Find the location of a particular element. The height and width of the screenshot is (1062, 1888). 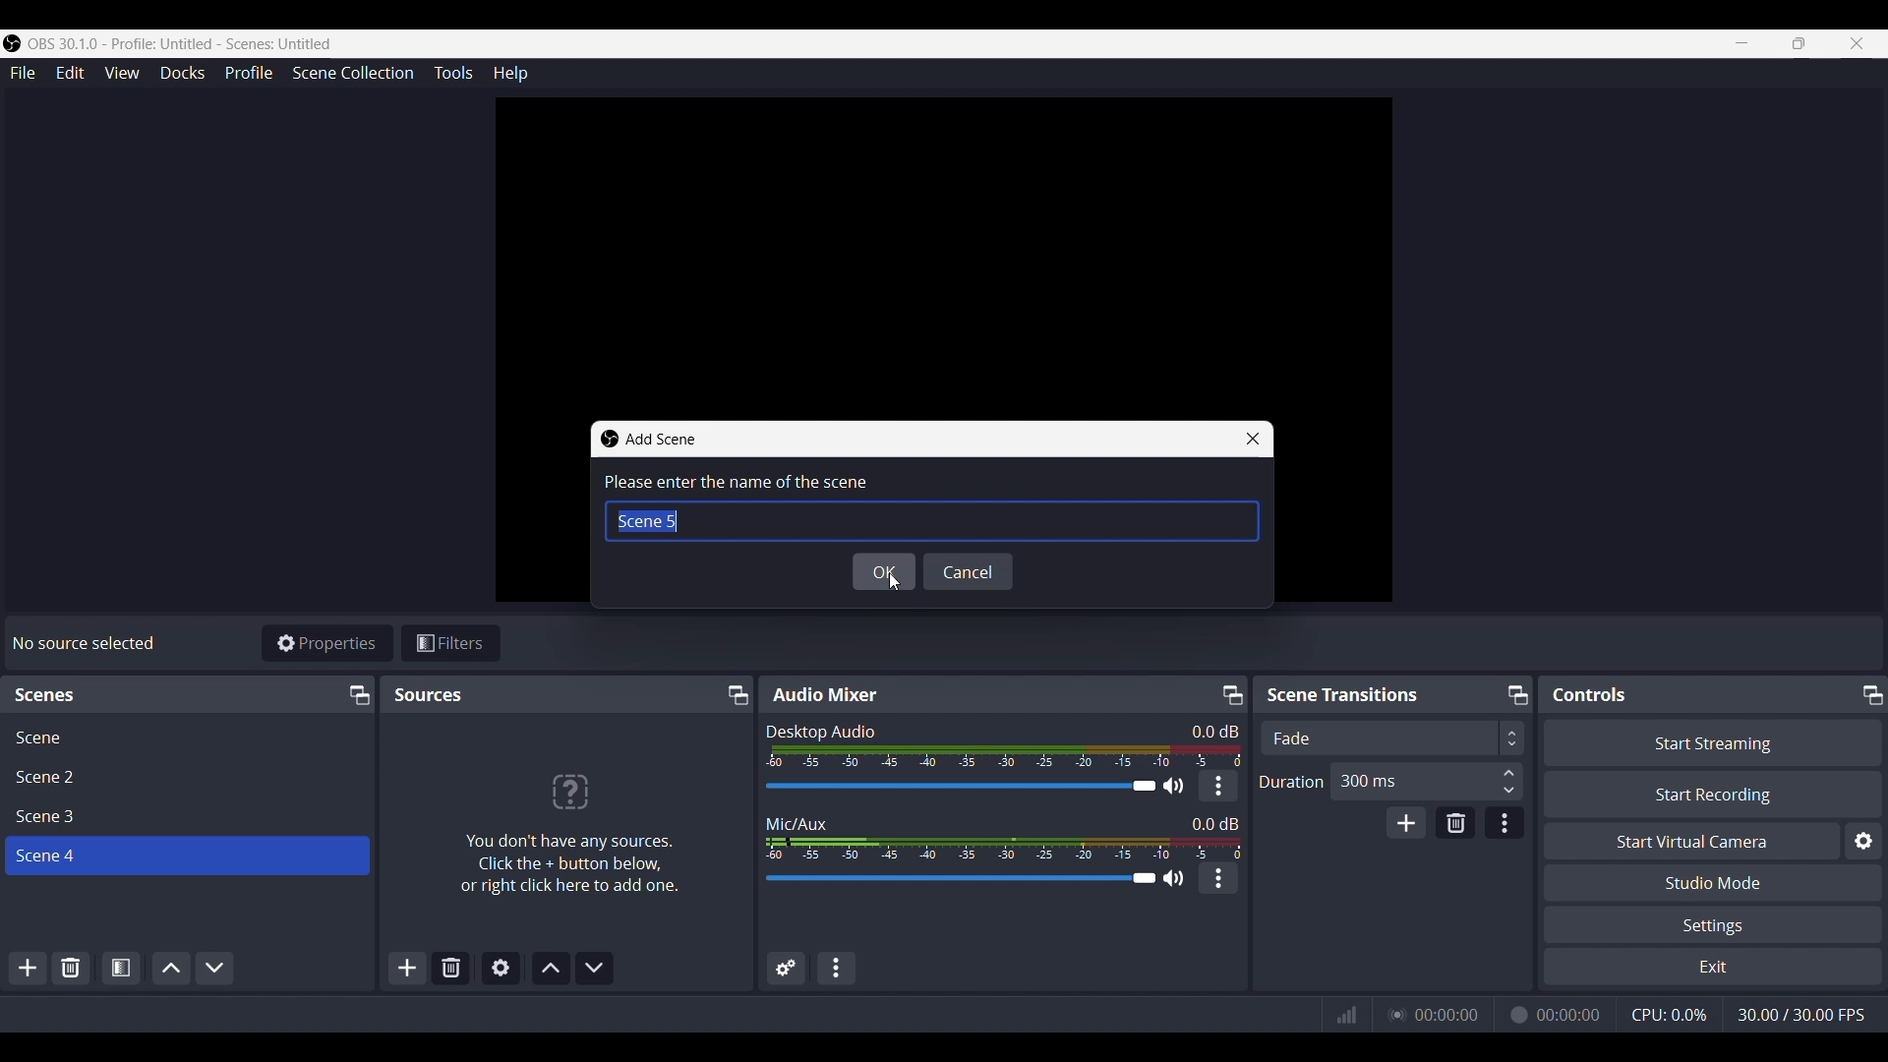

Minimize is located at coordinates (359, 695).